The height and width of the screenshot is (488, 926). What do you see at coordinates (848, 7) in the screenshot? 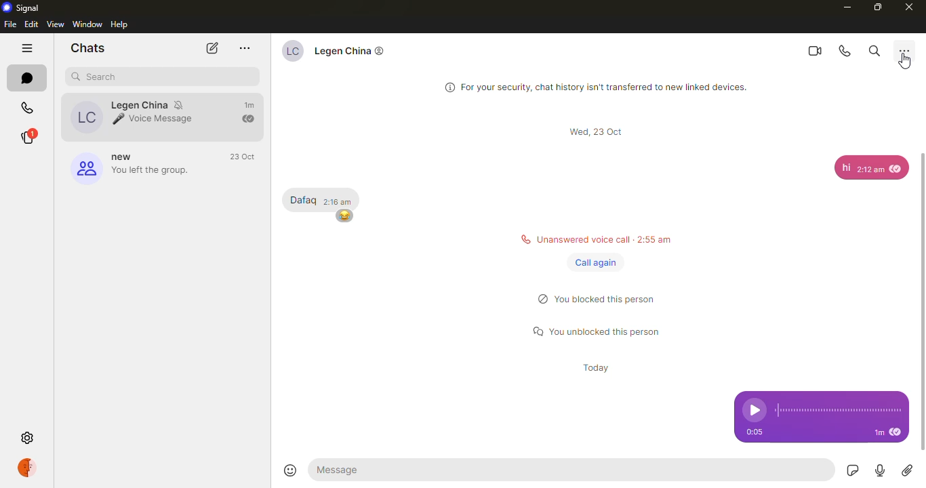
I see `minimize` at bounding box center [848, 7].